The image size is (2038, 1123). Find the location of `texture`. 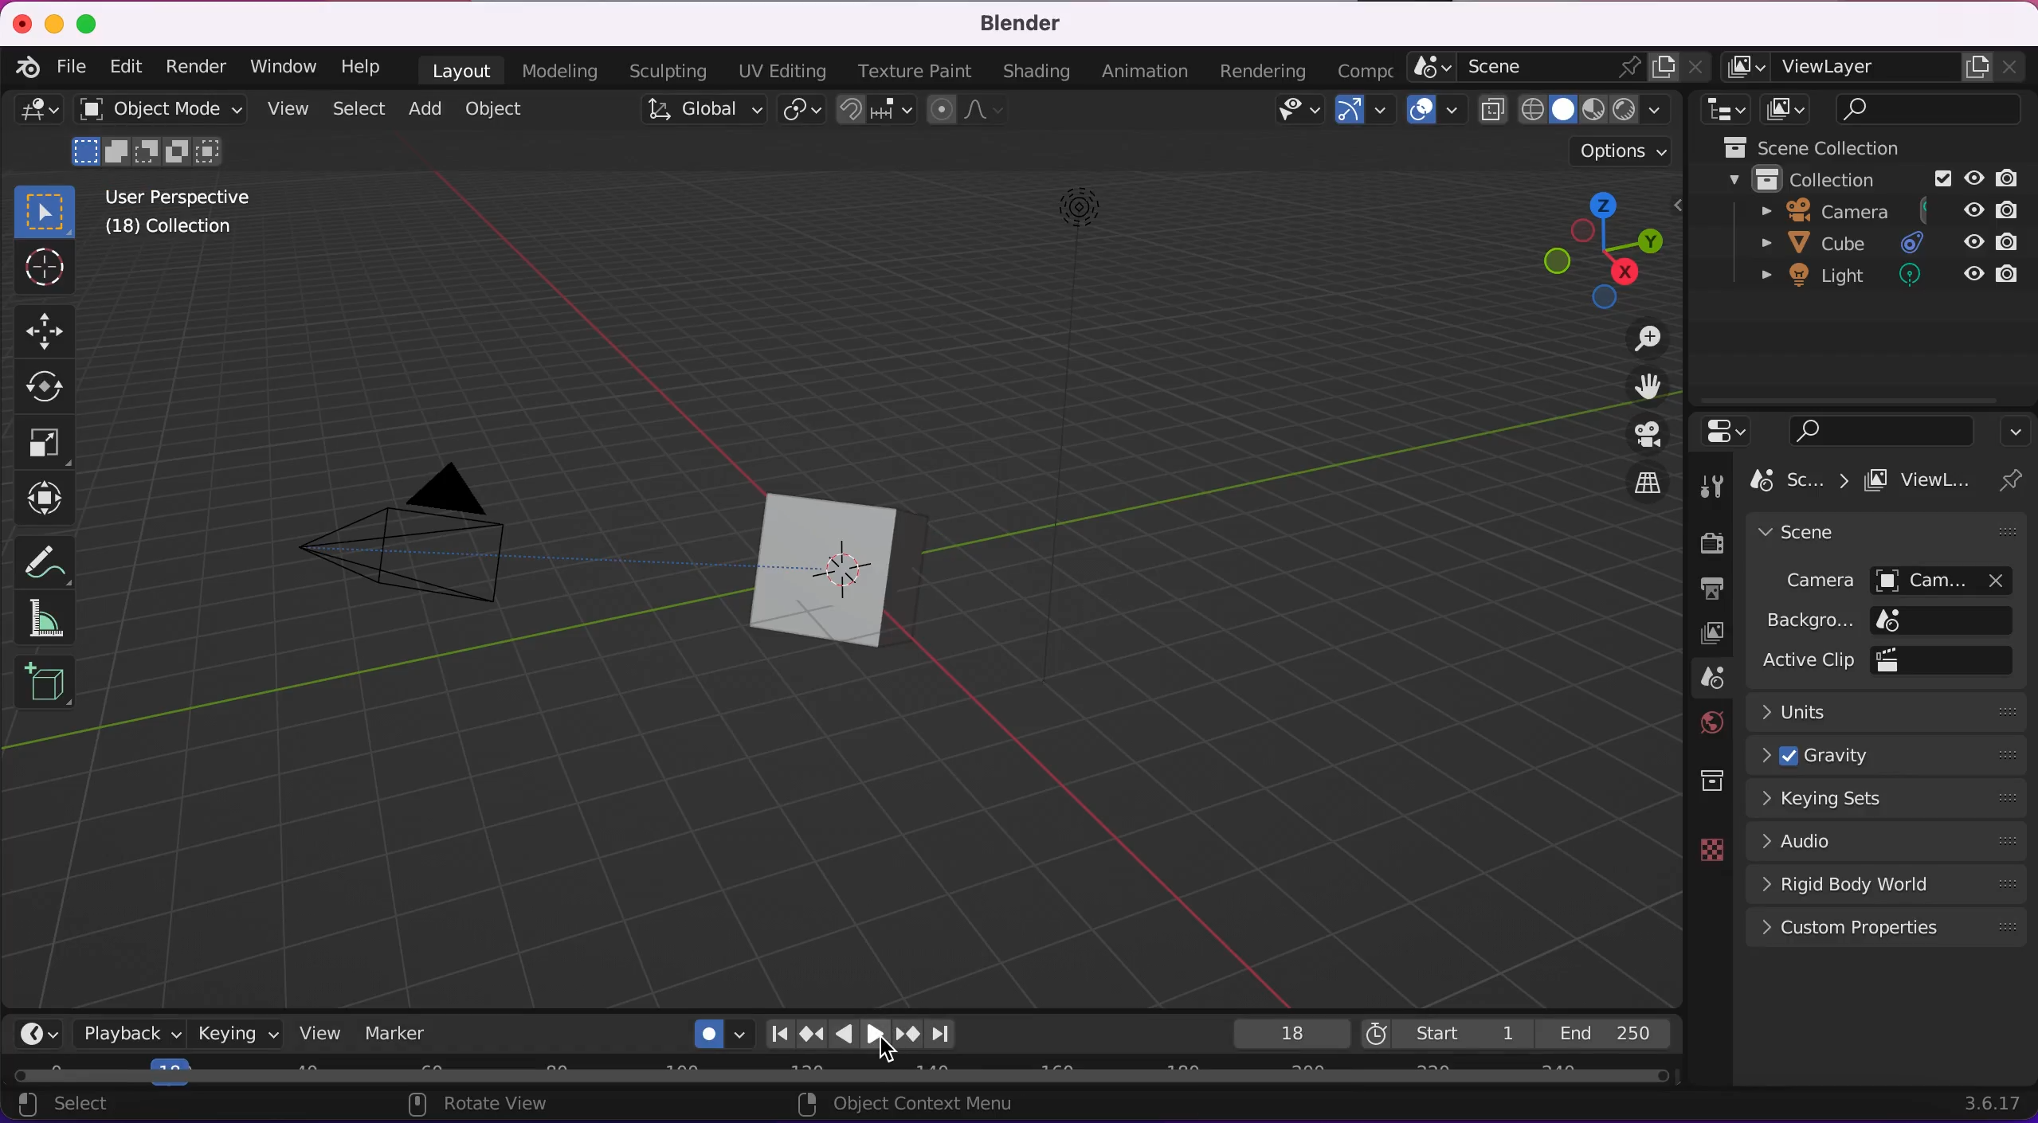

texture is located at coordinates (1711, 850).